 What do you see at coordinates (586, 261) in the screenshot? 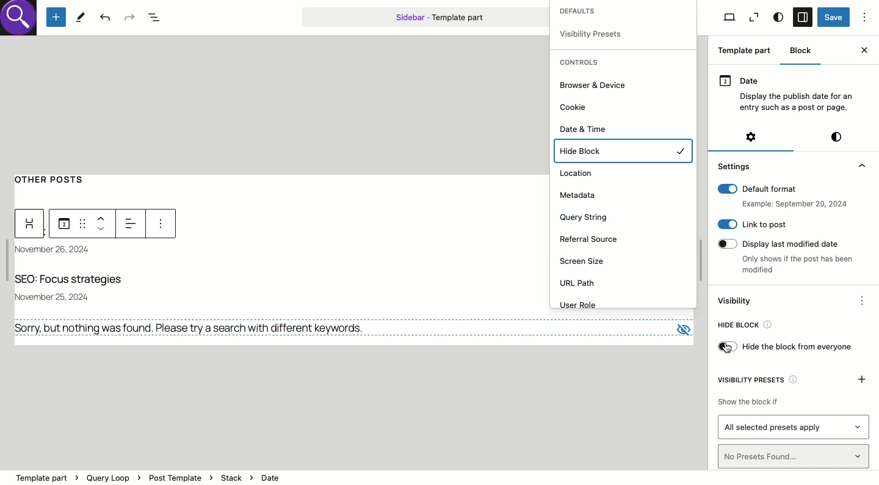
I see `Screen size` at bounding box center [586, 261].